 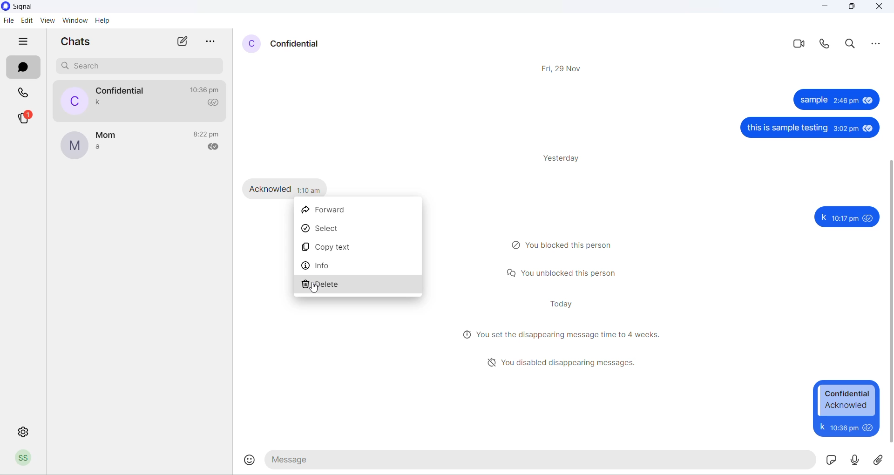 What do you see at coordinates (359, 283) in the screenshot?
I see `delete` at bounding box center [359, 283].